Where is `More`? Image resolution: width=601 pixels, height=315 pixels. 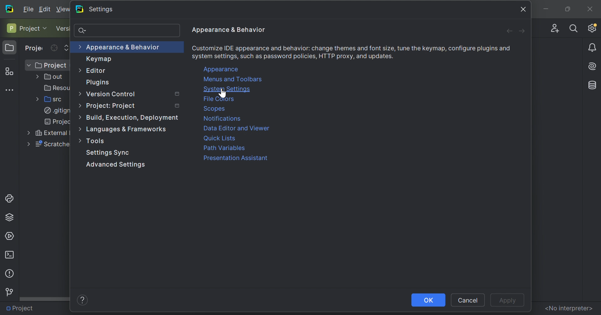 More is located at coordinates (78, 69).